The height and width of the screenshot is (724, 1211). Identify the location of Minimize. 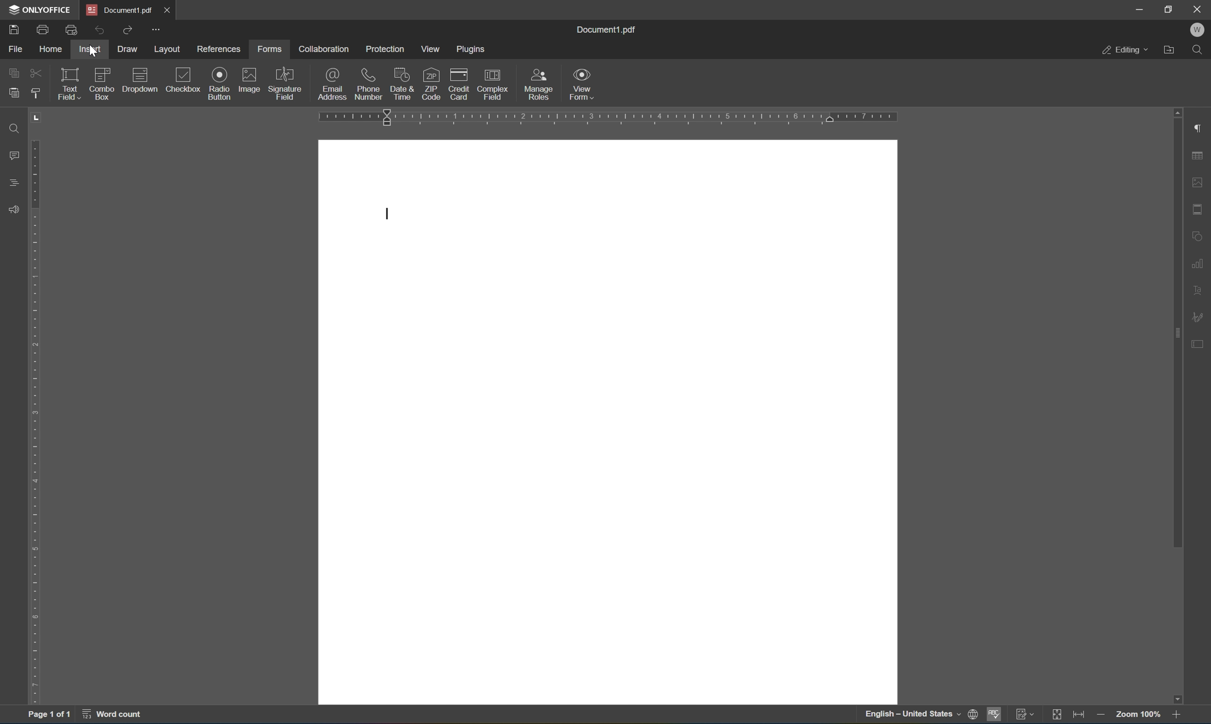
(1139, 9).